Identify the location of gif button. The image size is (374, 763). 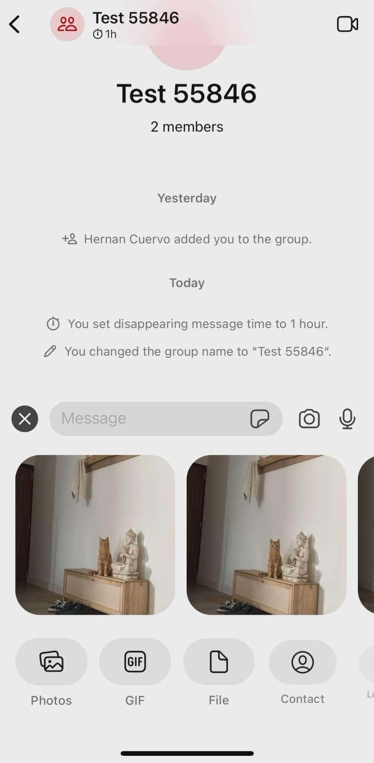
(138, 677).